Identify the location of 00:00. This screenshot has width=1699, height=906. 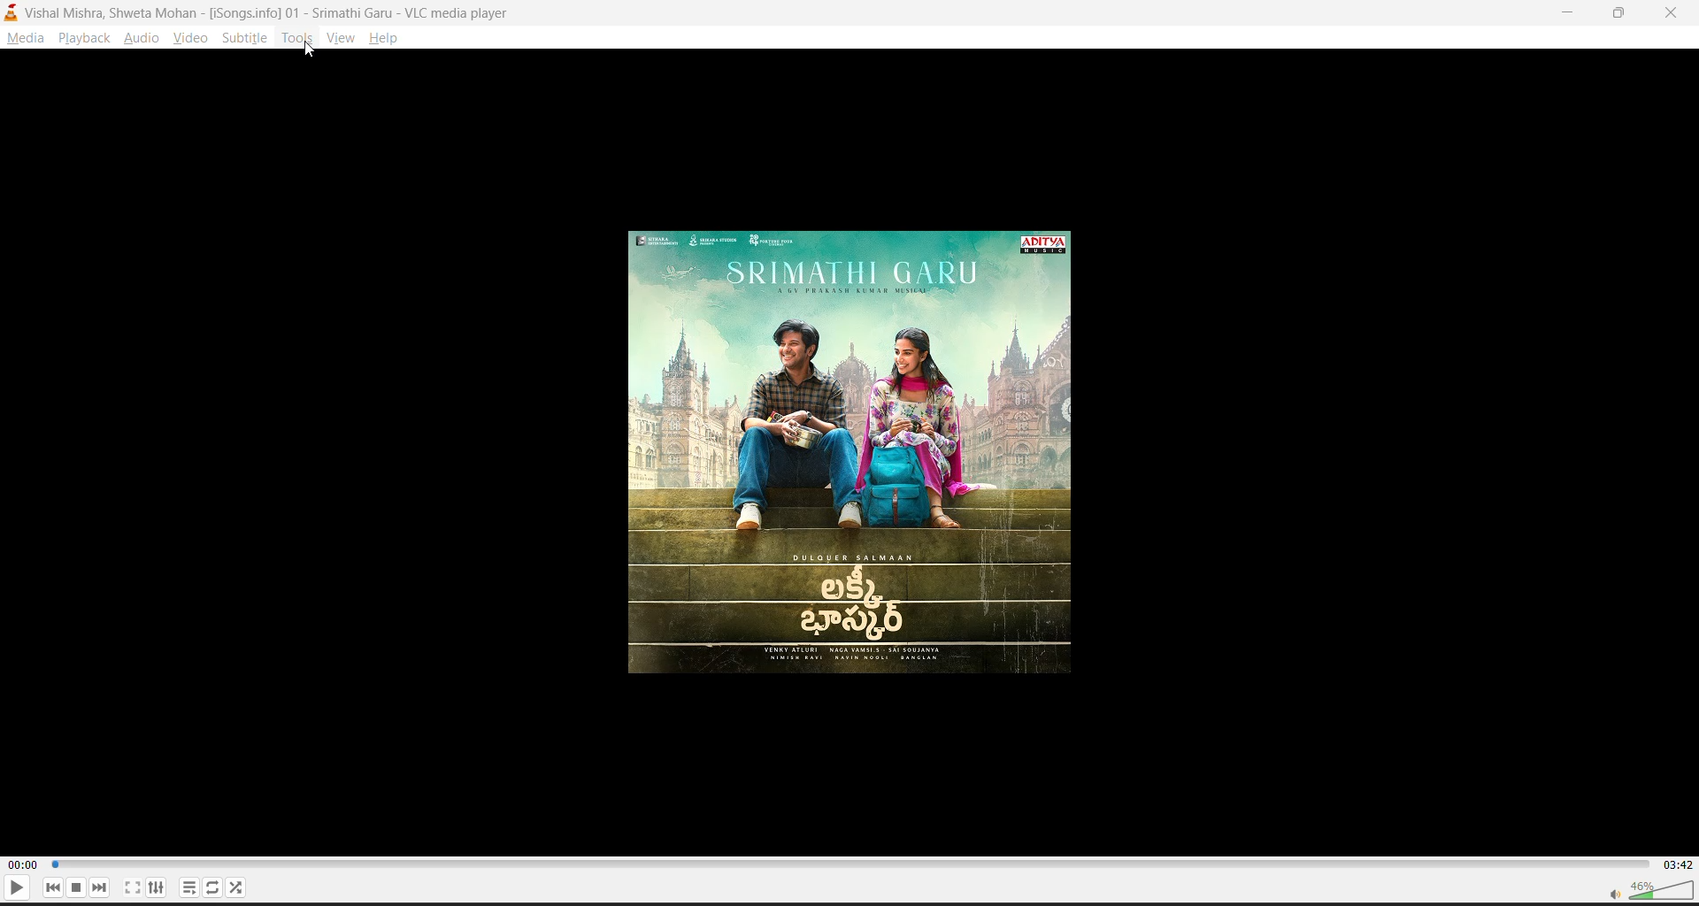
(21, 864).